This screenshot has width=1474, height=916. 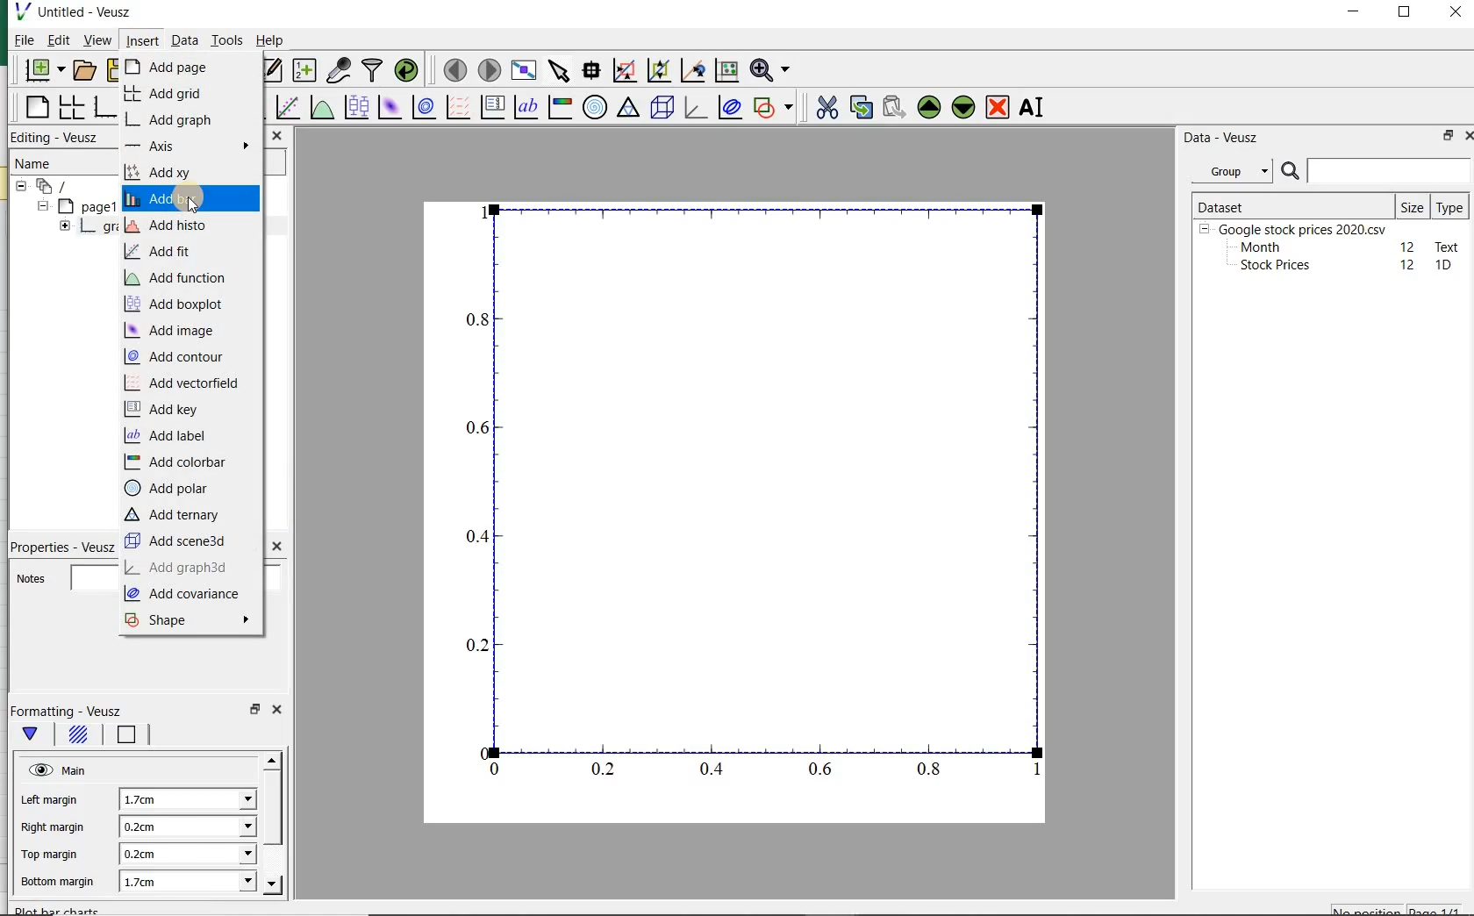 I want to click on new document, so click(x=44, y=71).